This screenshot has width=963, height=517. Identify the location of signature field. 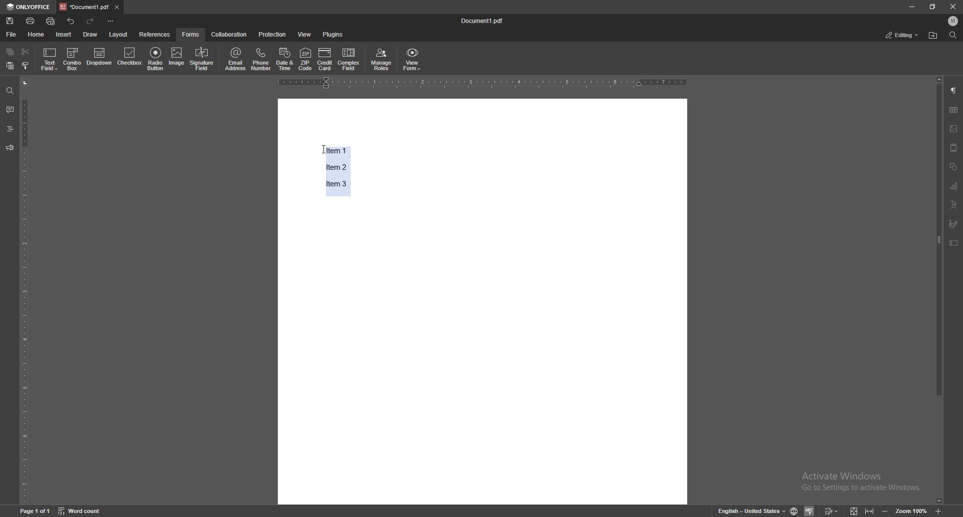
(202, 59).